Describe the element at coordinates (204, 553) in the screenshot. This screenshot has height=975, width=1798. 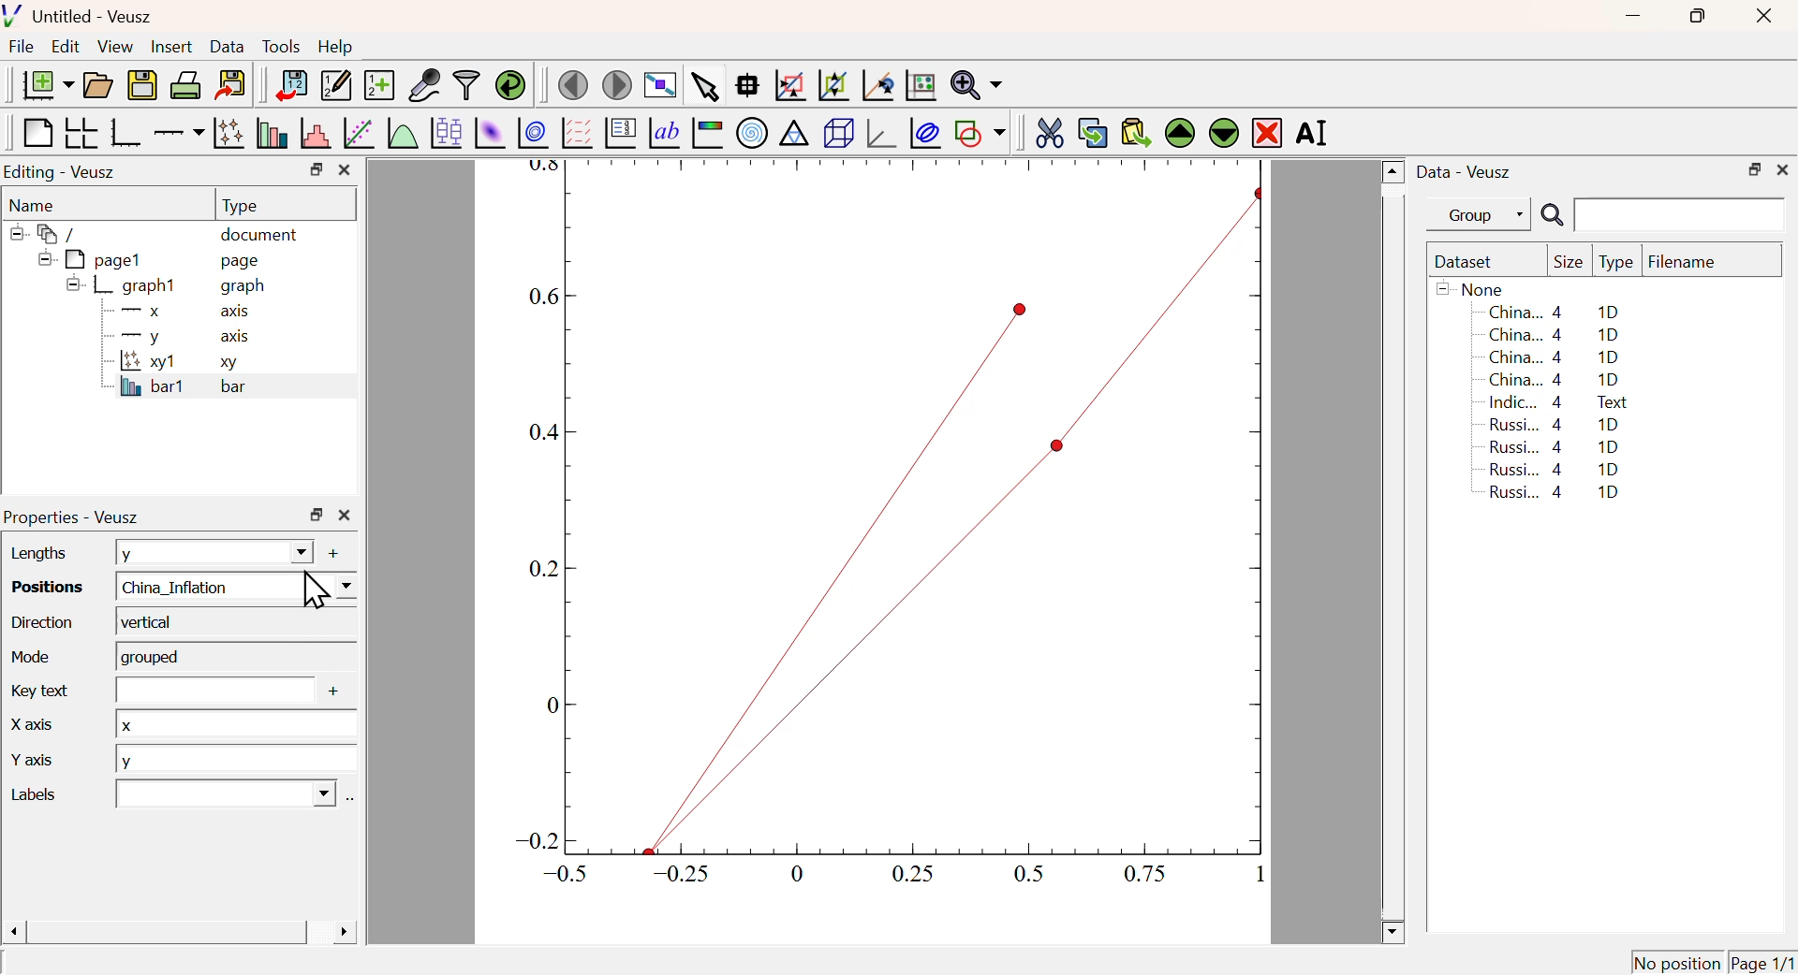
I see `y` at that location.